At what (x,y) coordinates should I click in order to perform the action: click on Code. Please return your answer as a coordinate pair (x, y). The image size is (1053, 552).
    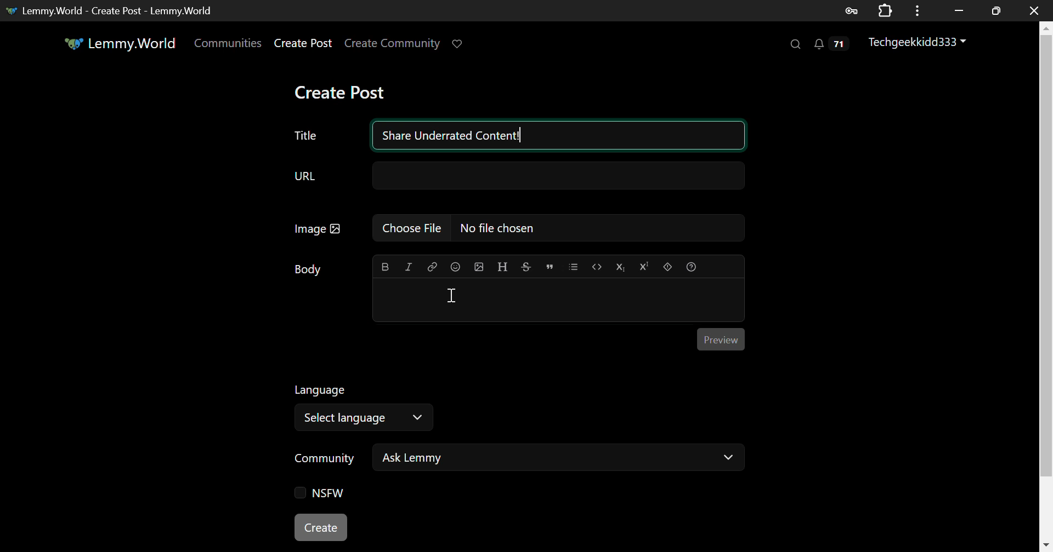
    Looking at the image, I should click on (596, 267).